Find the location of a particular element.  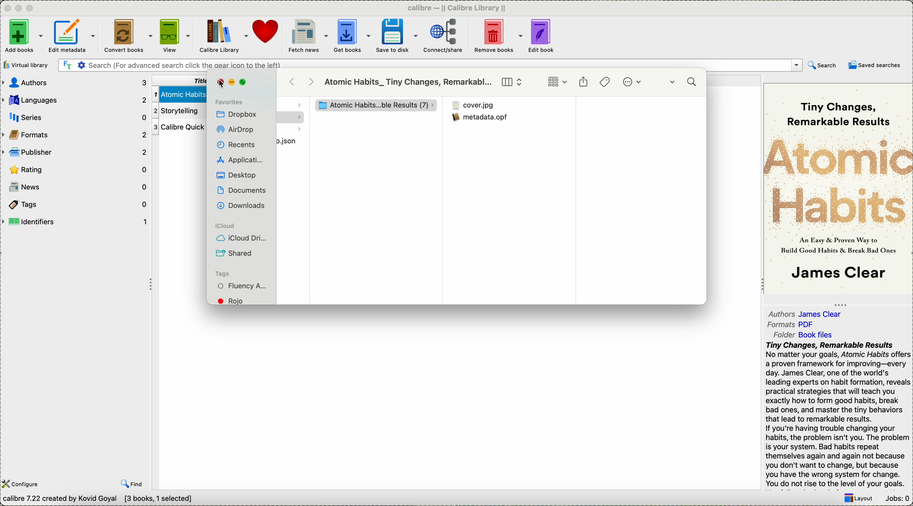

layout is located at coordinates (858, 499).